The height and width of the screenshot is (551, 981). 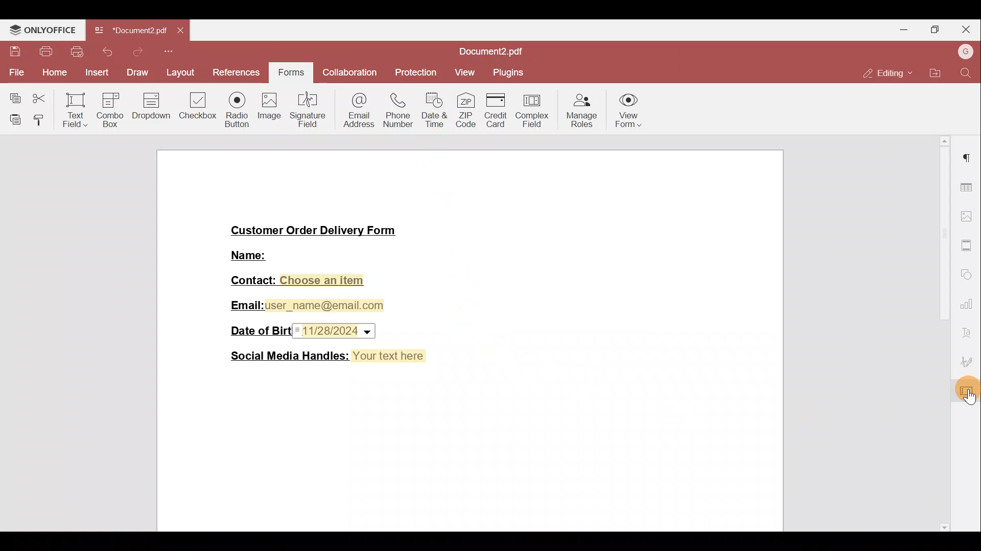 I want to click on View form, so click(x=626, y=113).